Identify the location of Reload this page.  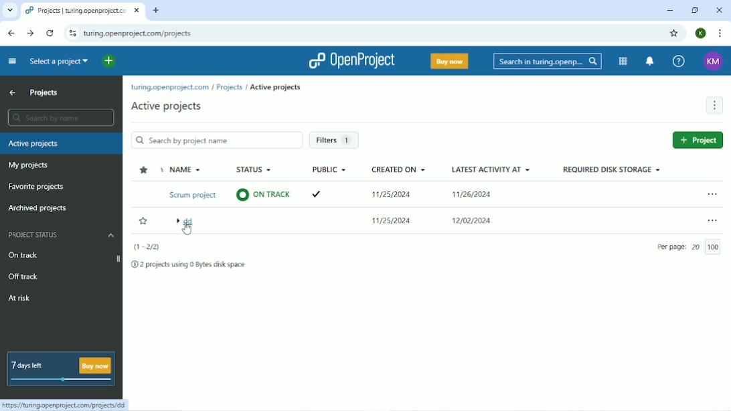
(51, 33).